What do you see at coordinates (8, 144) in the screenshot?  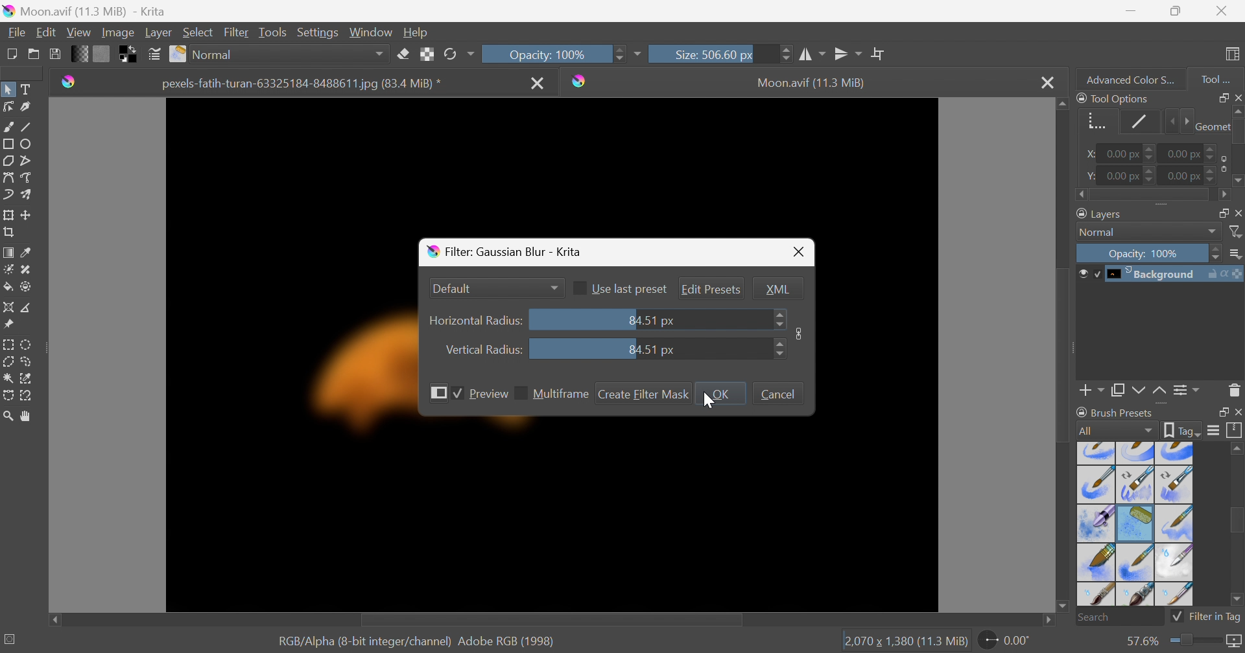 I see `Rectangle tool` at bounding box center [8, 144].